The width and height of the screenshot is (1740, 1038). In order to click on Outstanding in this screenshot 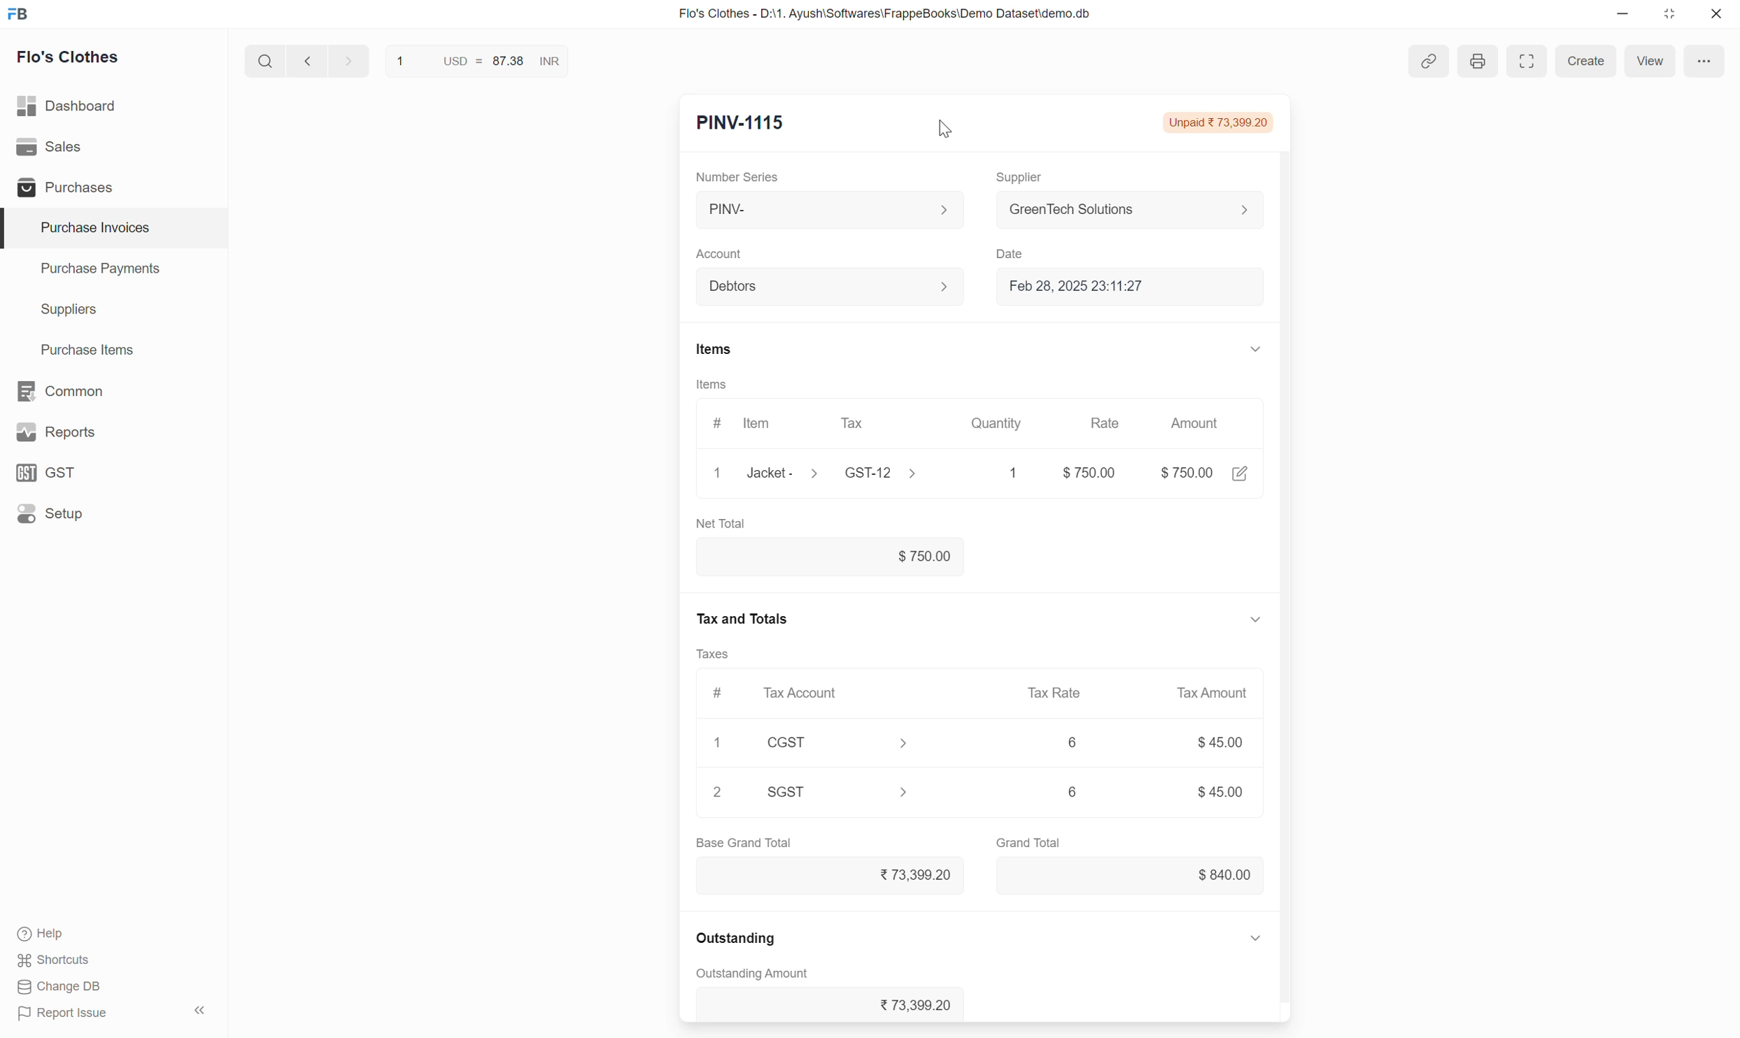, I will do `click(735, 938)`.